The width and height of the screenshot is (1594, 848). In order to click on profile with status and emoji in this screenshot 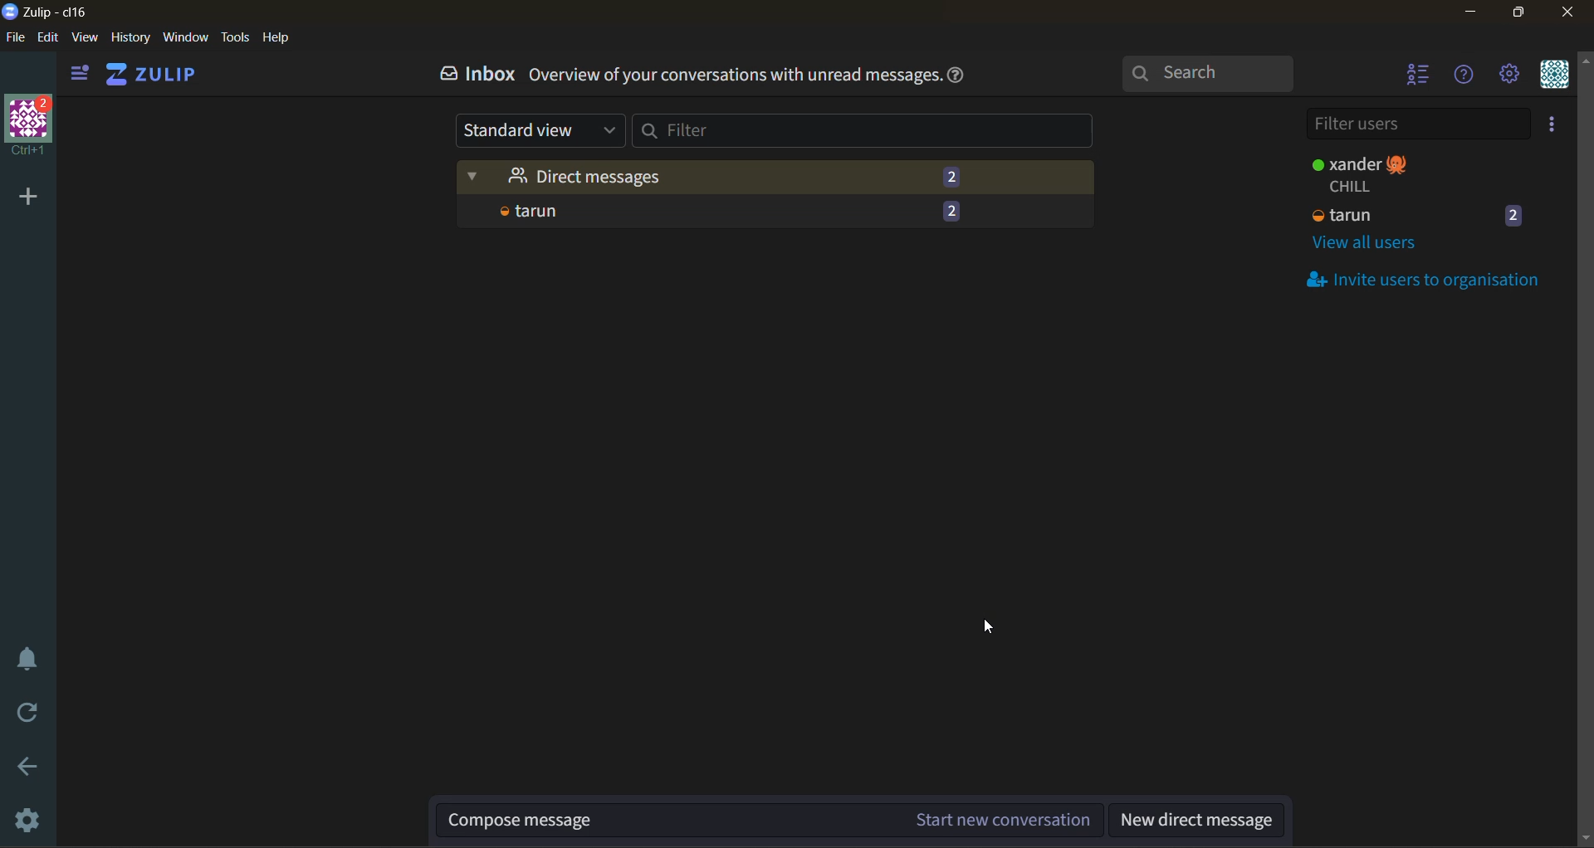, I will do `click(1365, 173)`.